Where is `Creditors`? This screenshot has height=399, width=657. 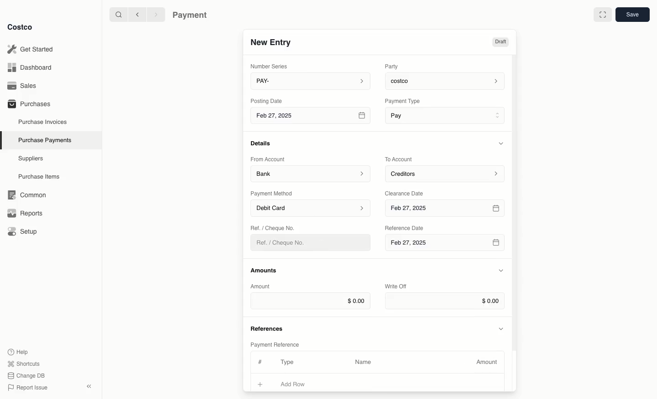
Creditors is located at coordinates (446, 173).